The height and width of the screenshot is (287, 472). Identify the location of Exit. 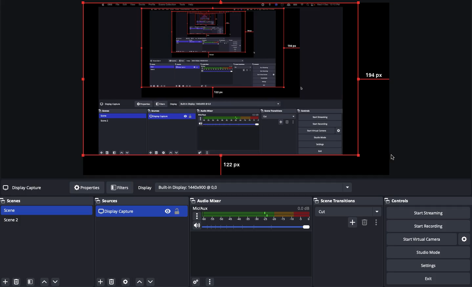
(429, 279).